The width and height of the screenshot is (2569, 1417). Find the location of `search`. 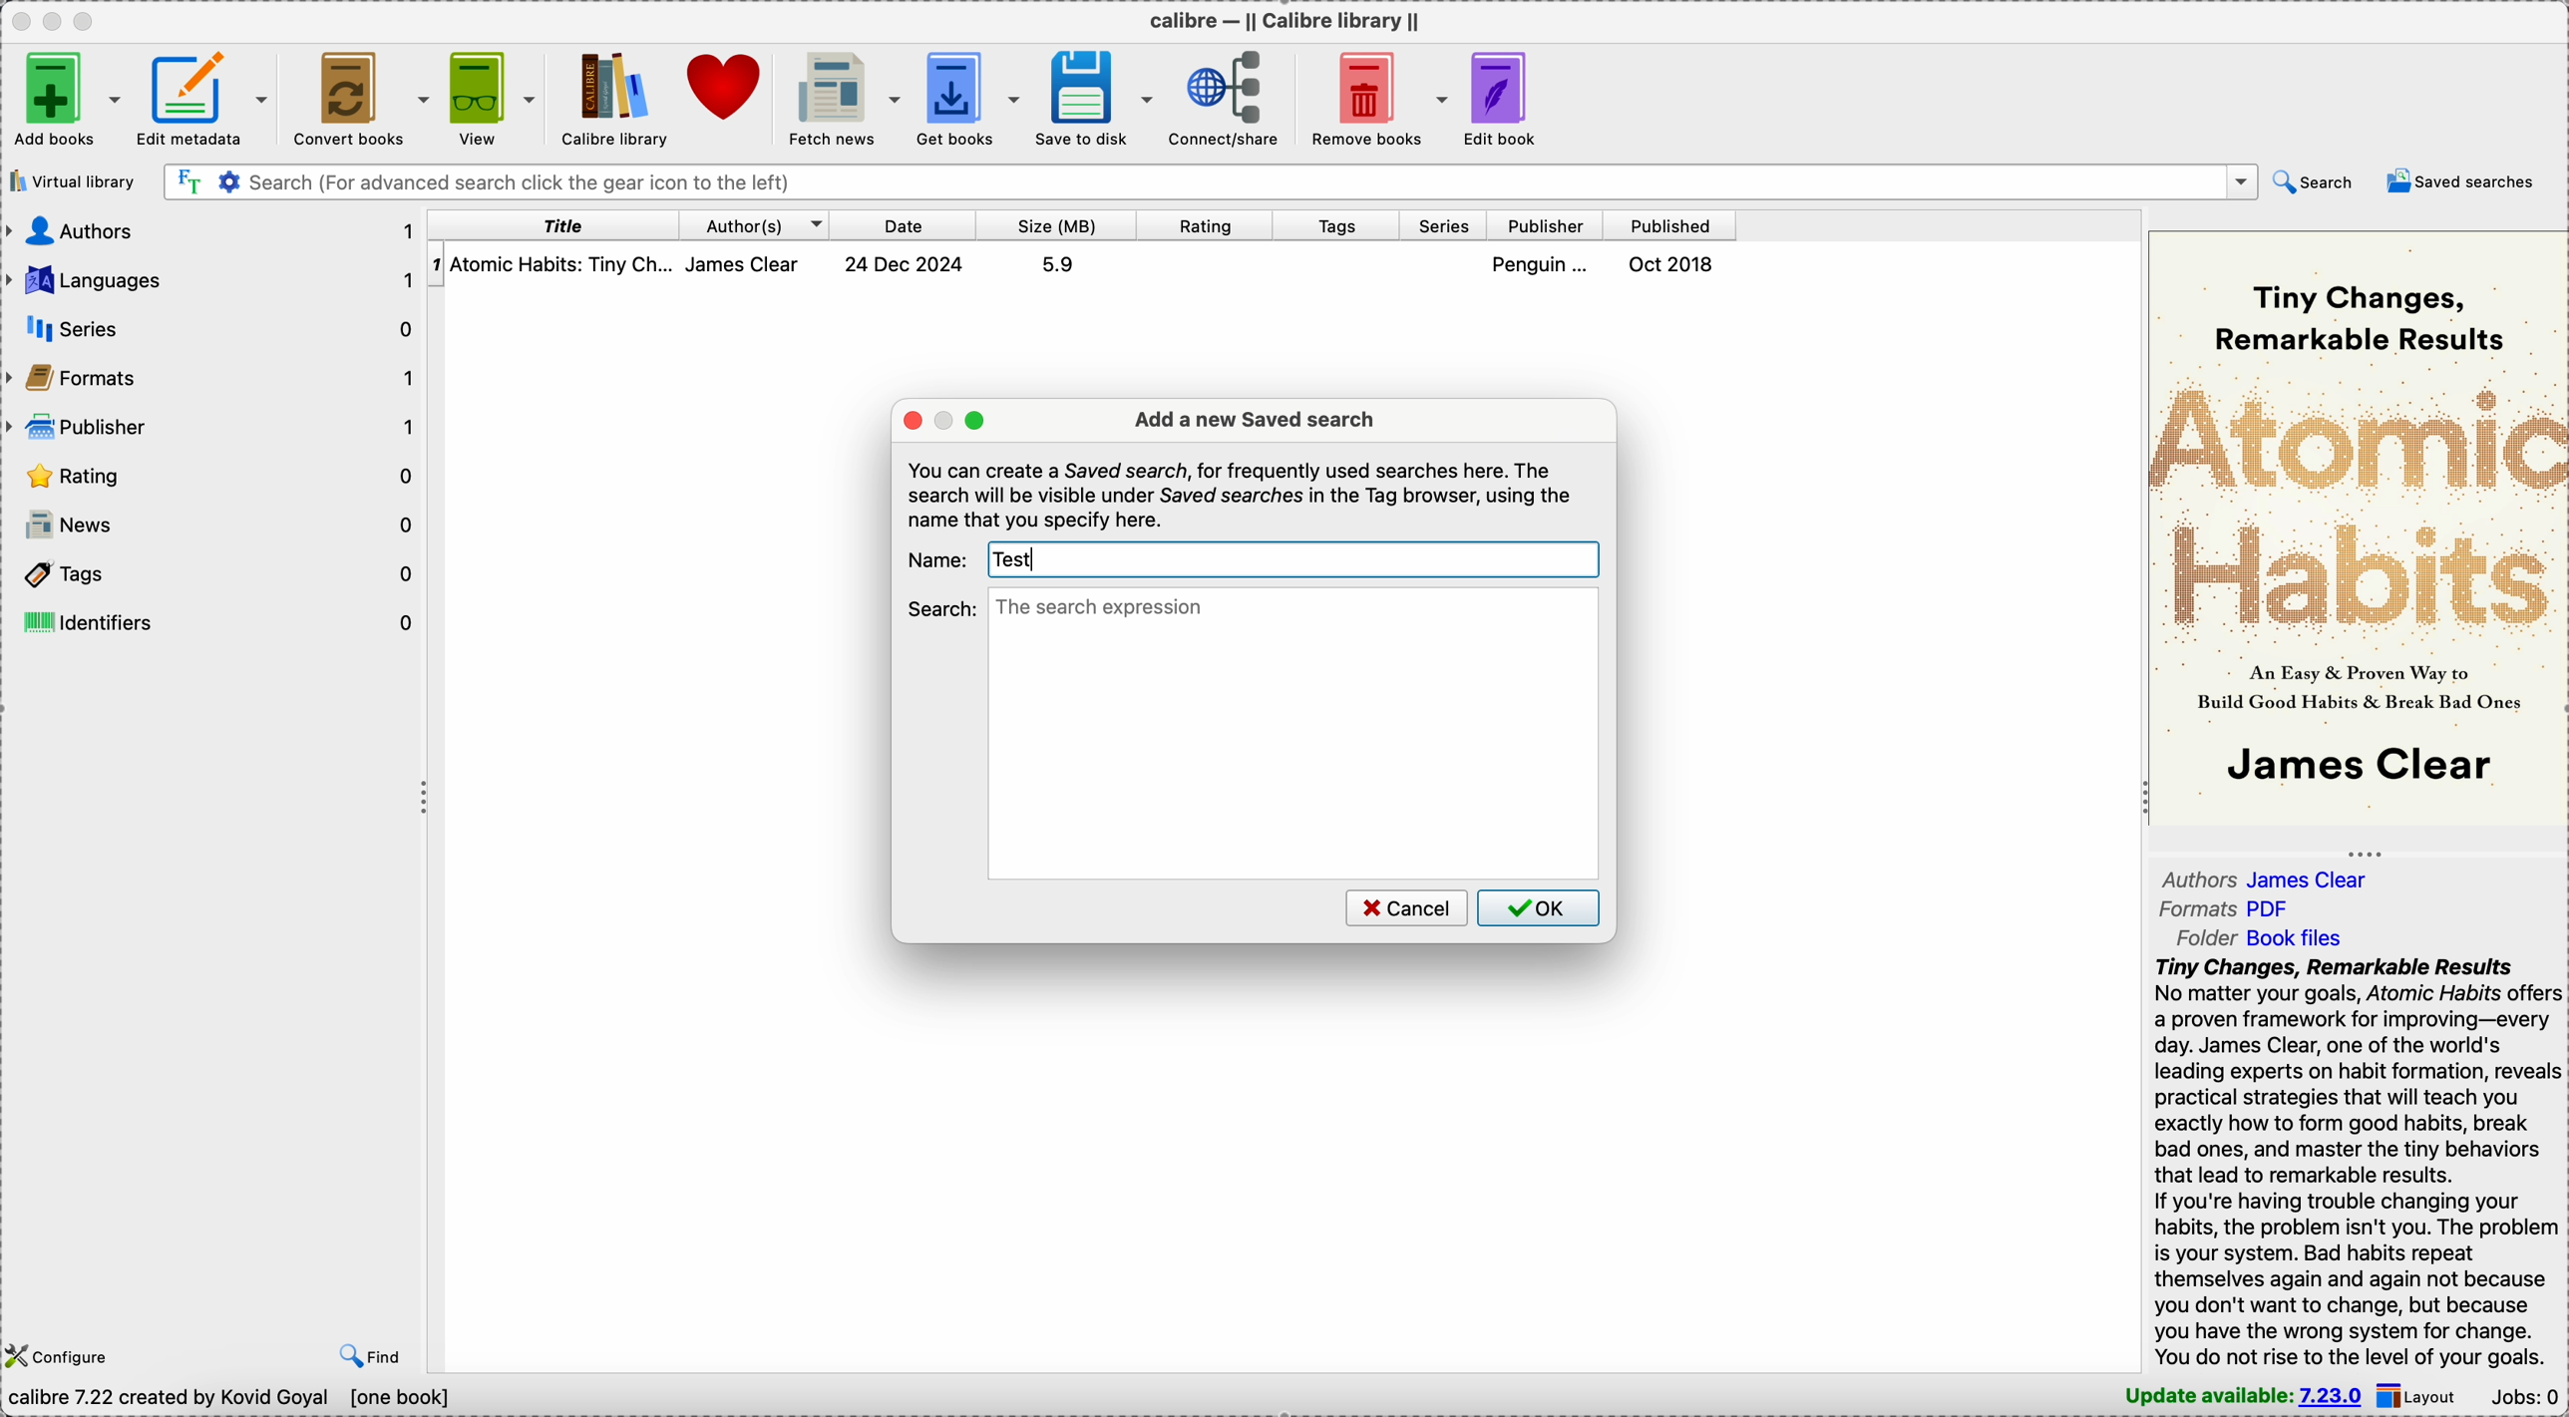

search is located at coordinates (942, 607).